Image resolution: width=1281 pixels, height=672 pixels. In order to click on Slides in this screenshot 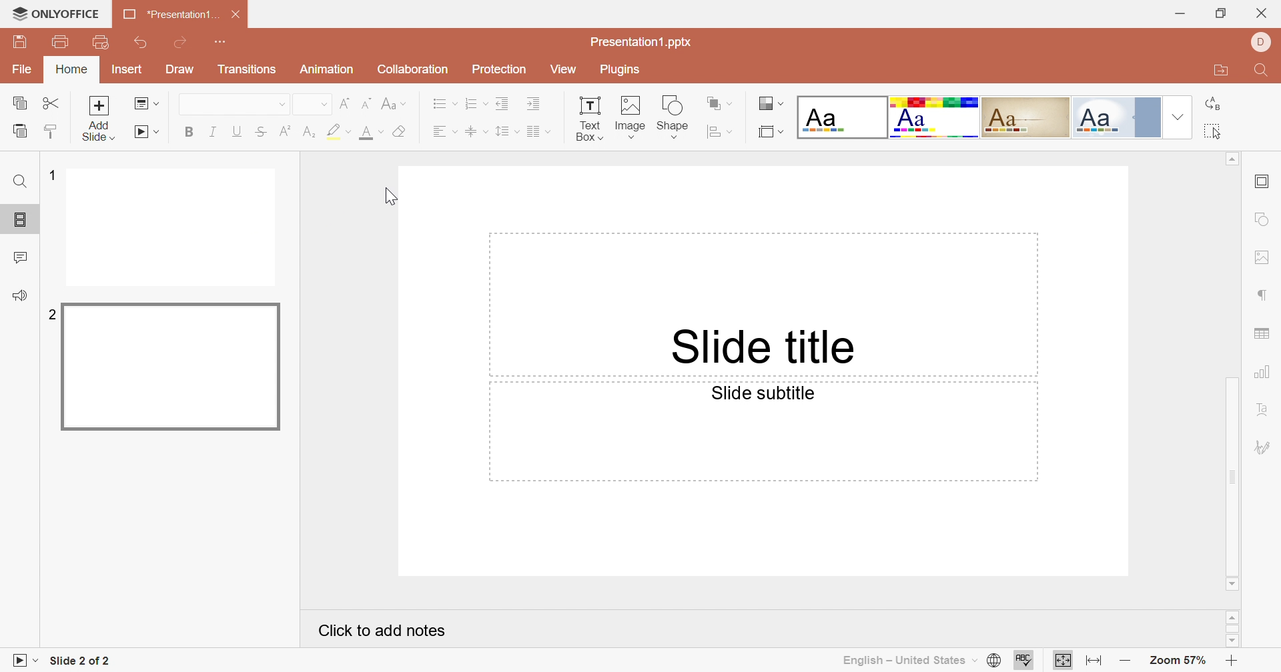, I will do `click(18, 219)`.